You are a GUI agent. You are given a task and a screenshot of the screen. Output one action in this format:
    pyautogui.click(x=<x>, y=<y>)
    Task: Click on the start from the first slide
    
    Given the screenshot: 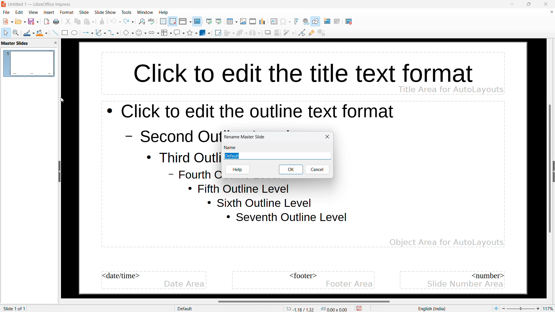 What is the action you would take?
    pyautogui.click(x=209, y=22)
    